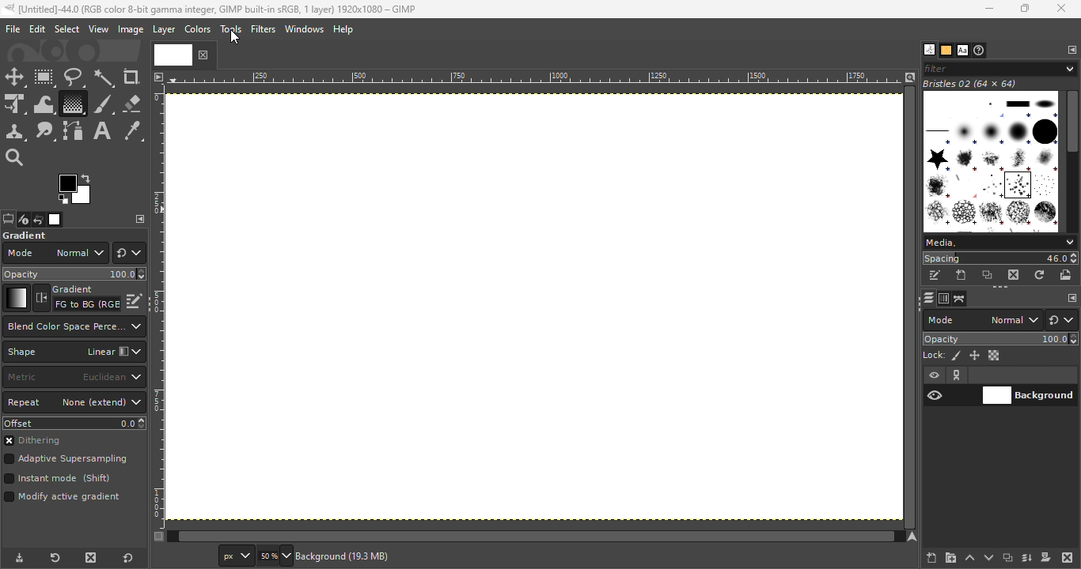  I want to click on Create a new layer group and add it to the image, so click(950, 558).